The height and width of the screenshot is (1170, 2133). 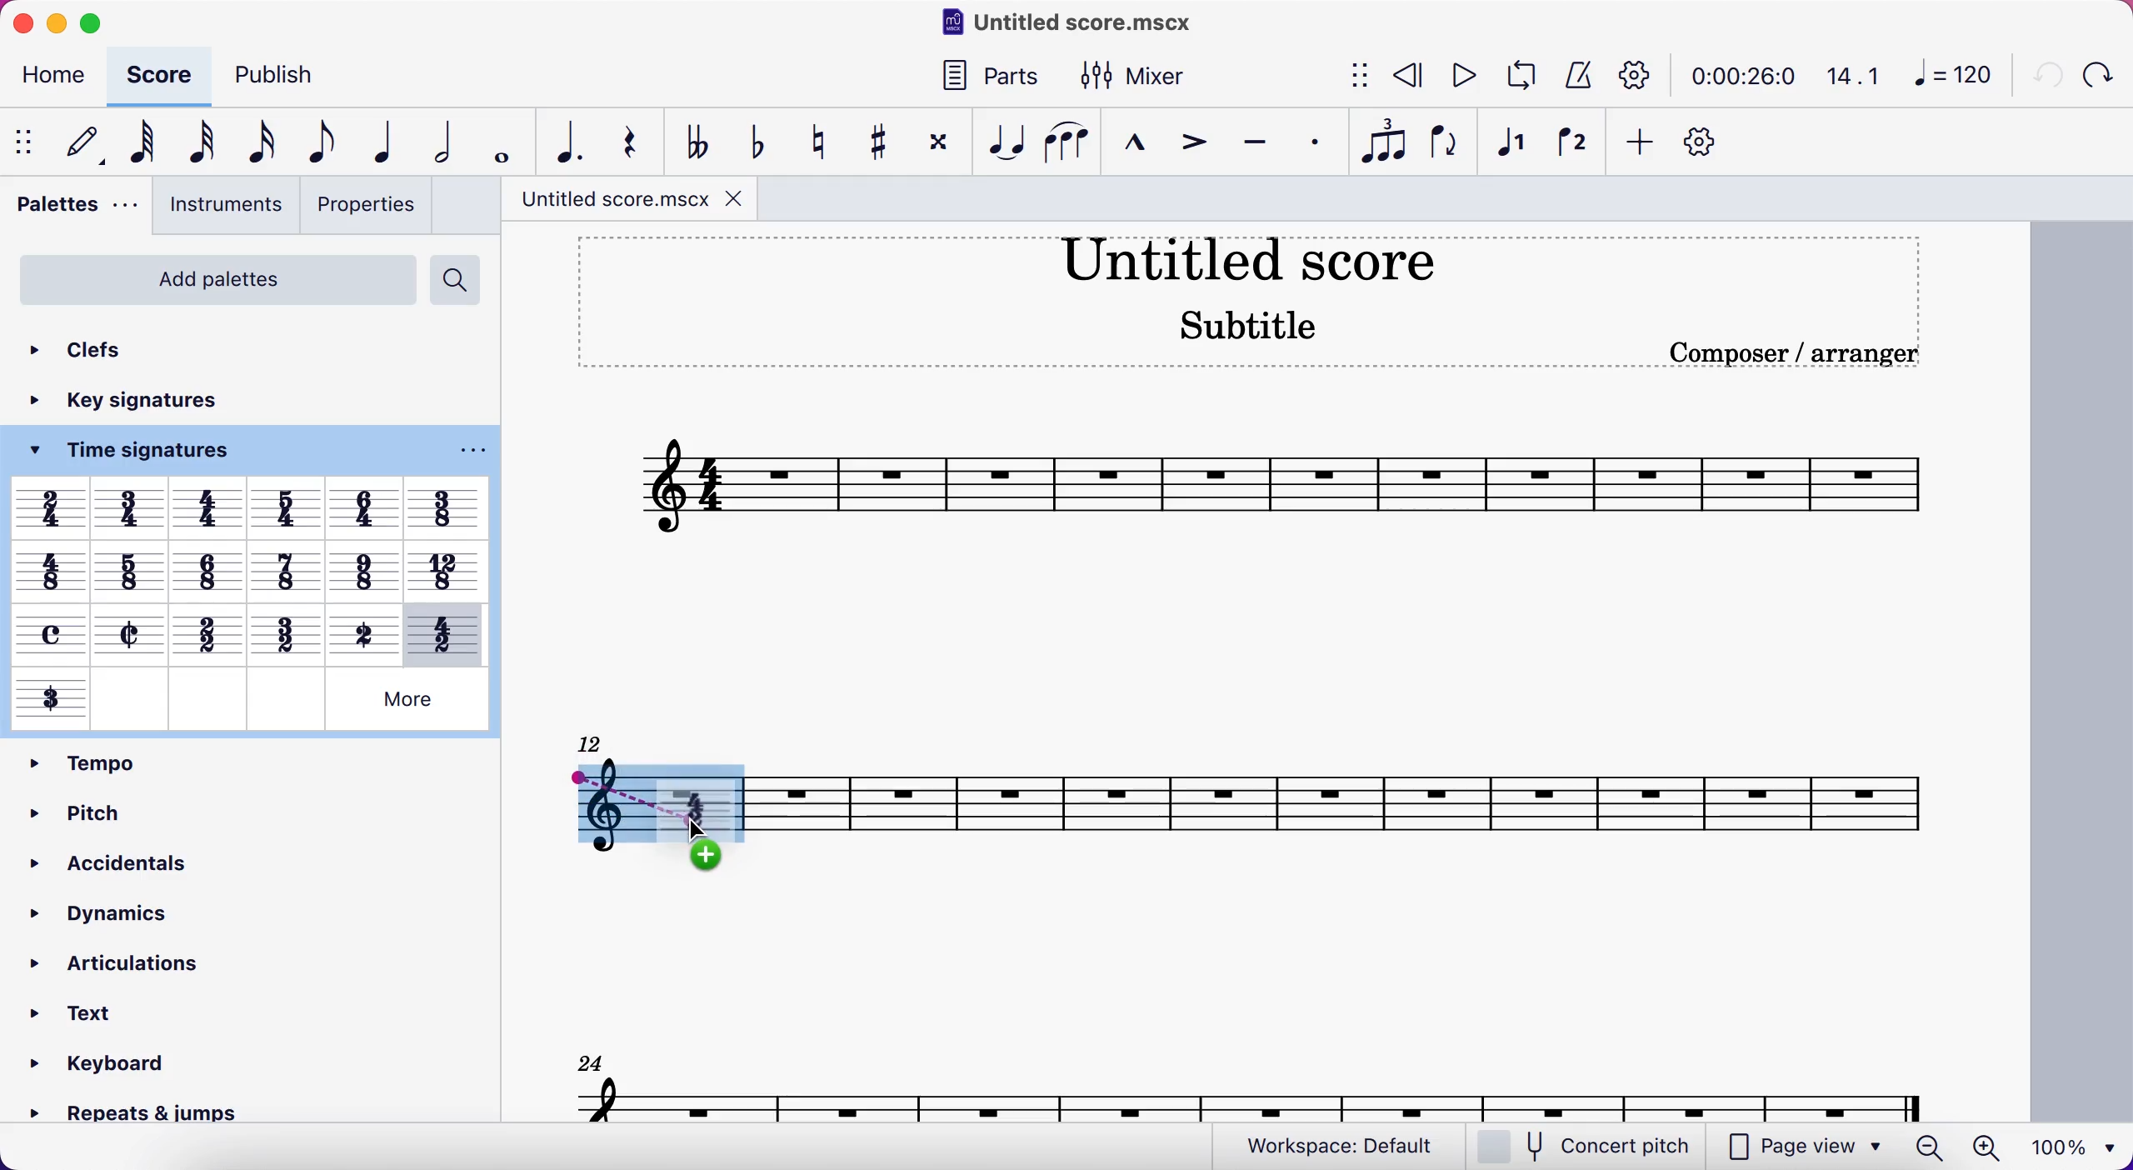 I want to click on palettes, so click(x=75, y=209).